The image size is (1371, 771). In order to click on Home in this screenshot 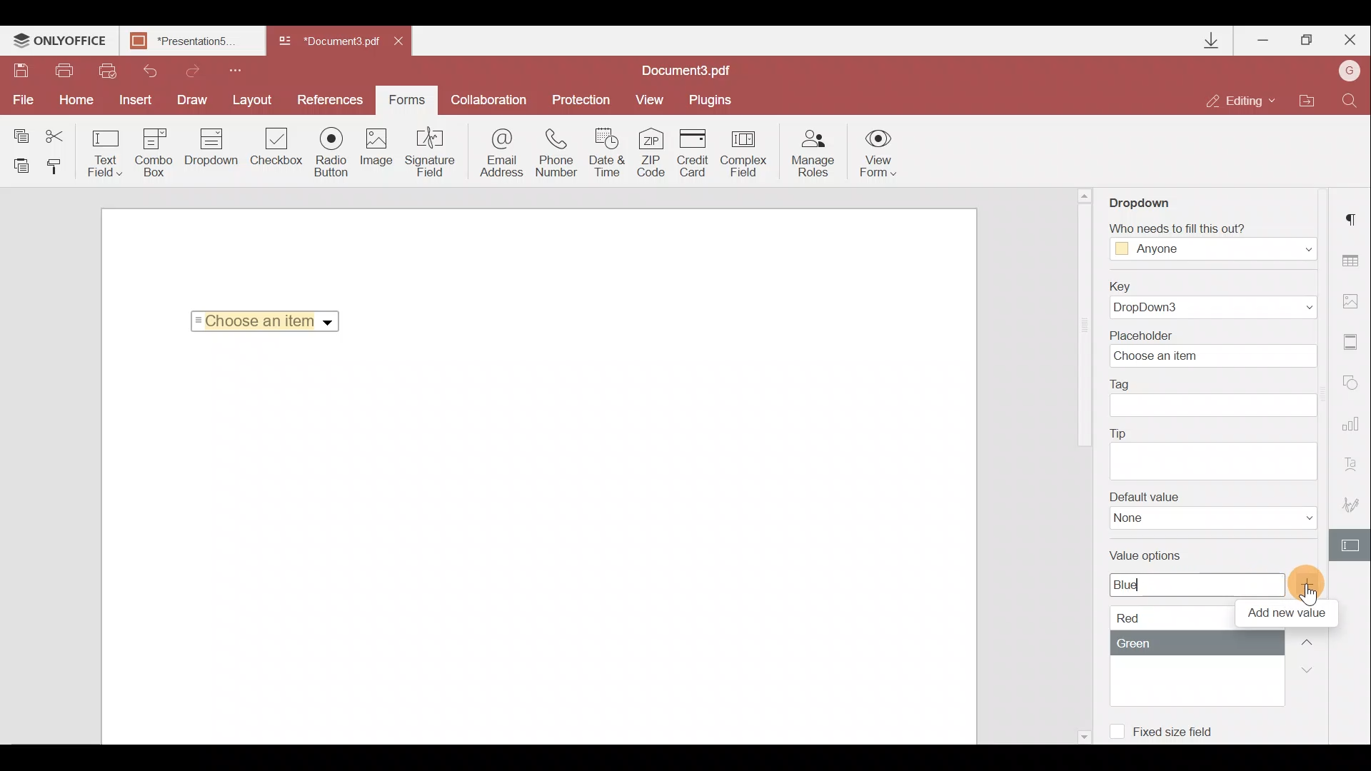, I will do `click(80, 101)`.